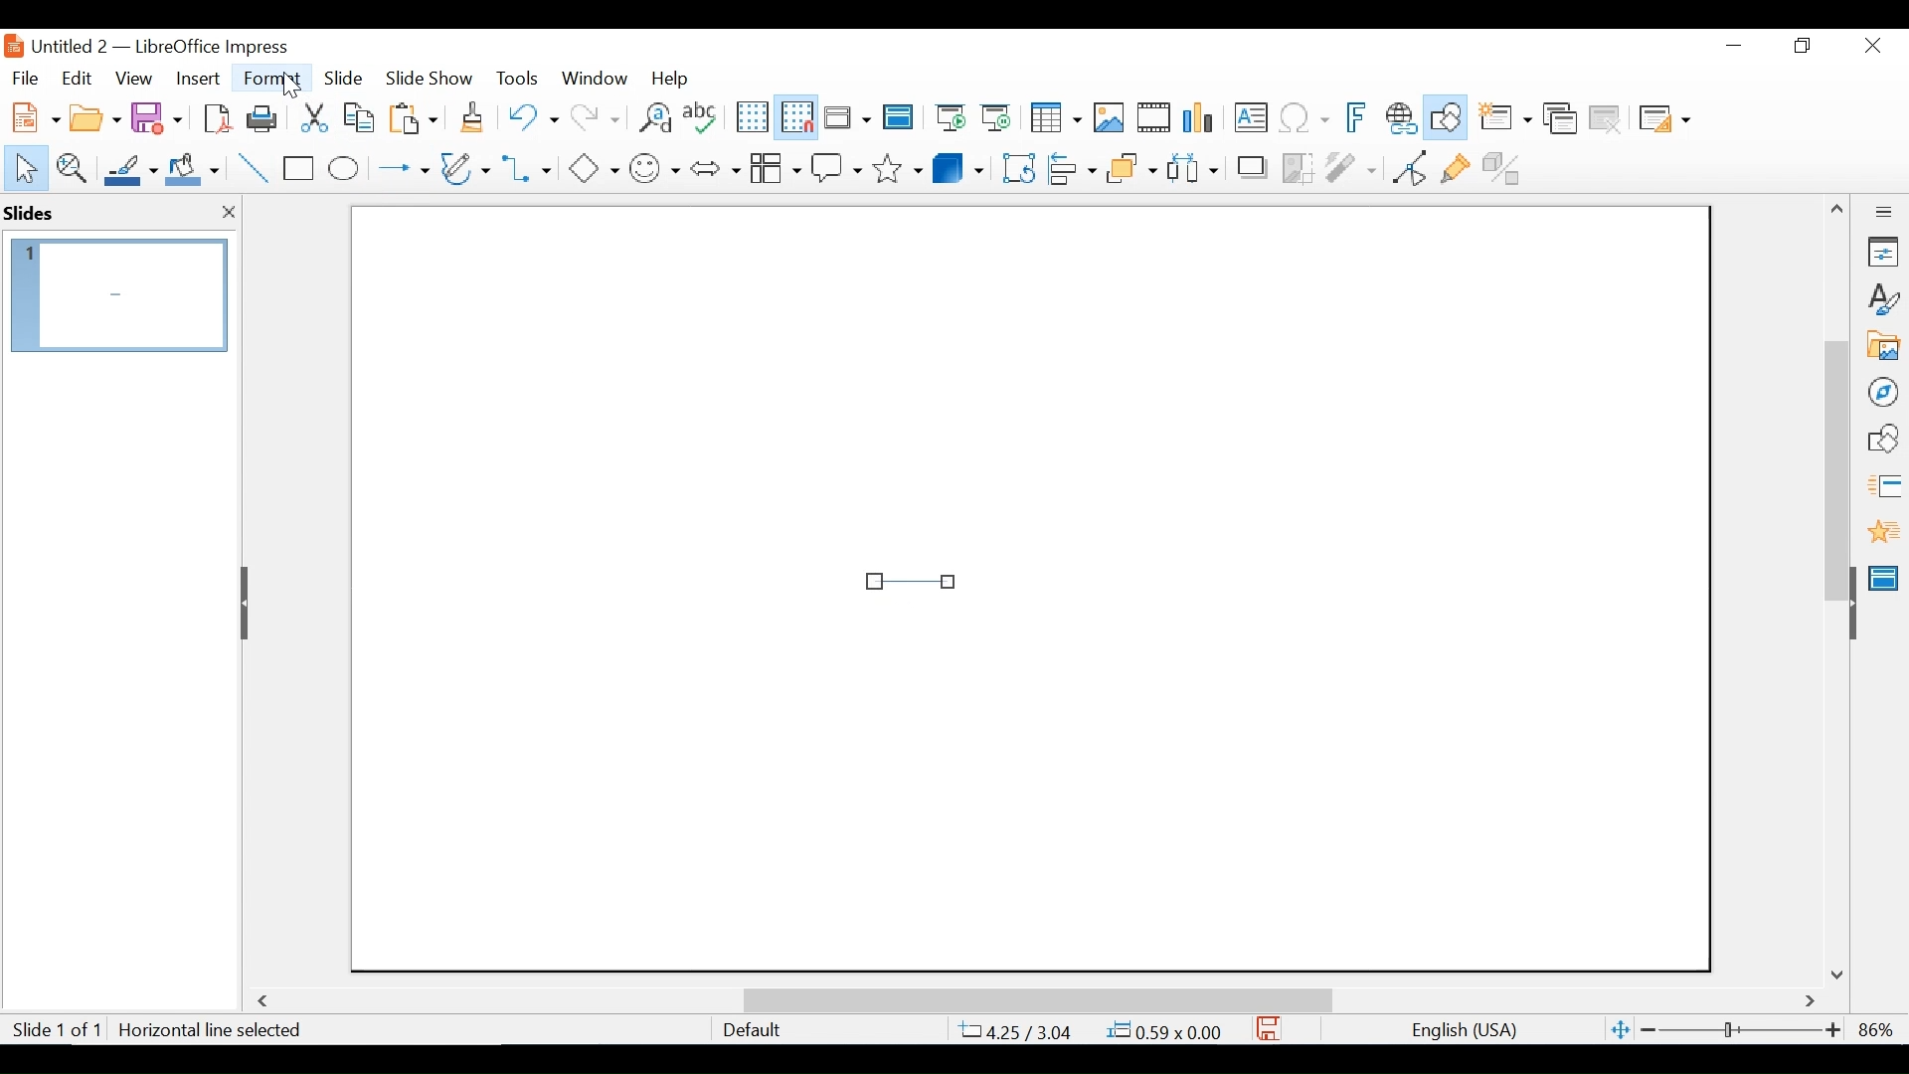  Describe the element at coordinates (1270, 1028) in the screenshot. I see `Save` at that location.